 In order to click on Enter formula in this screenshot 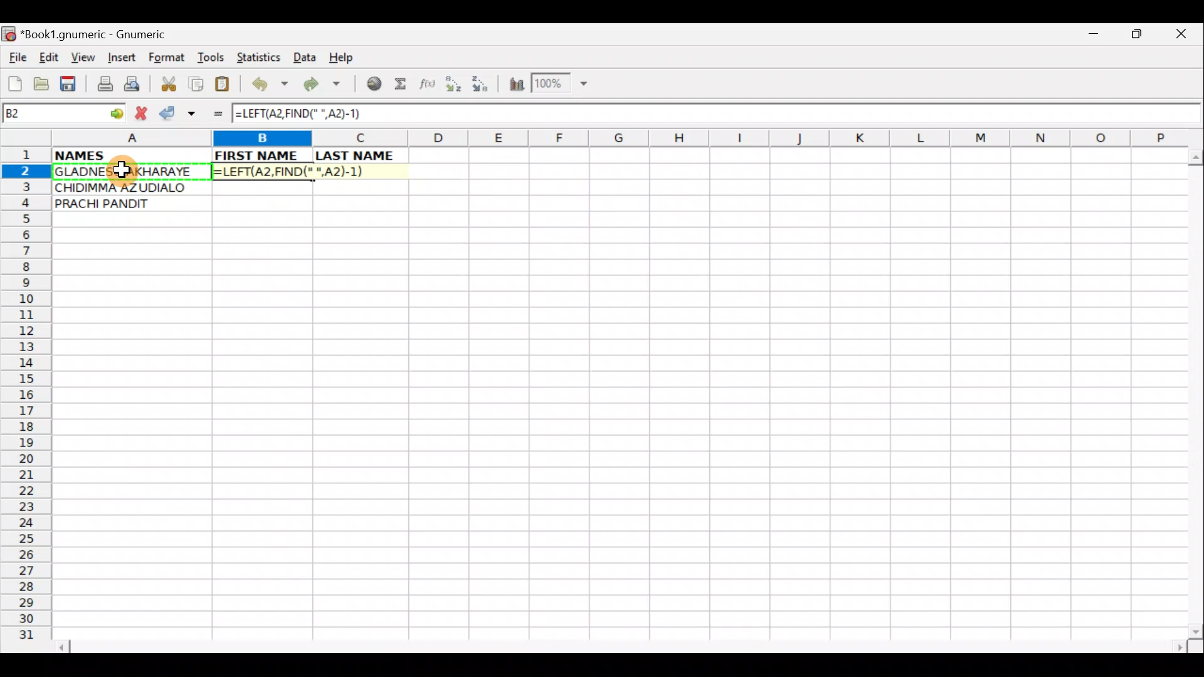, I will do `click(212, 113)`.